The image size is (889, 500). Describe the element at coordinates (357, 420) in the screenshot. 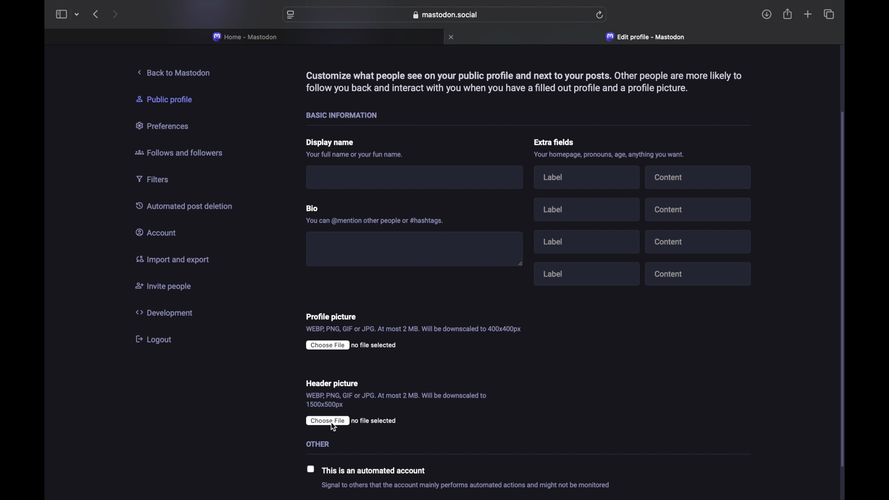

I see `CEE ro file selected` at that location.